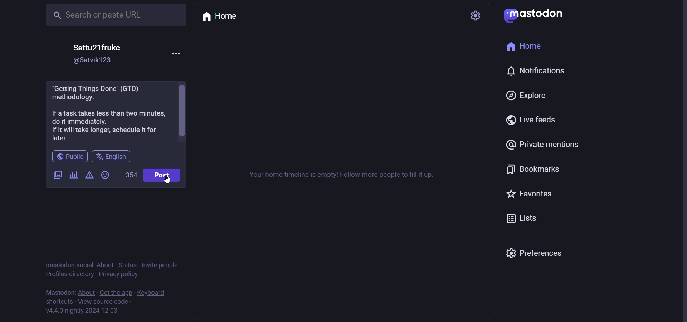 This screenshot has height=322, width=687. I want to click on mastodon, so click(60, 292).